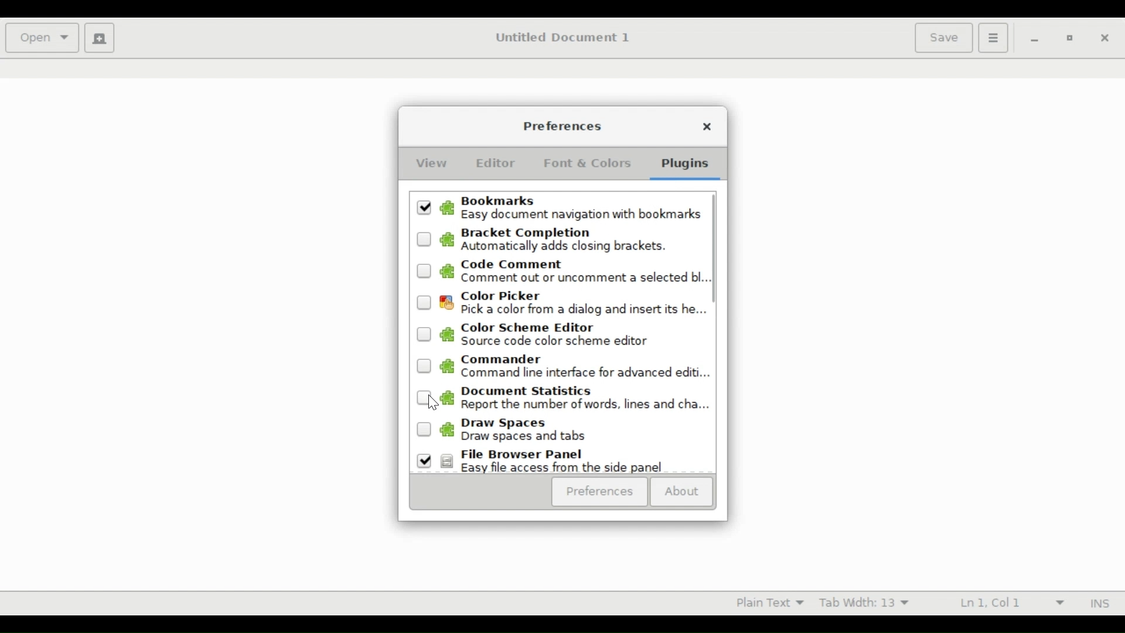  I want to click on Selected, so click(425, 207).